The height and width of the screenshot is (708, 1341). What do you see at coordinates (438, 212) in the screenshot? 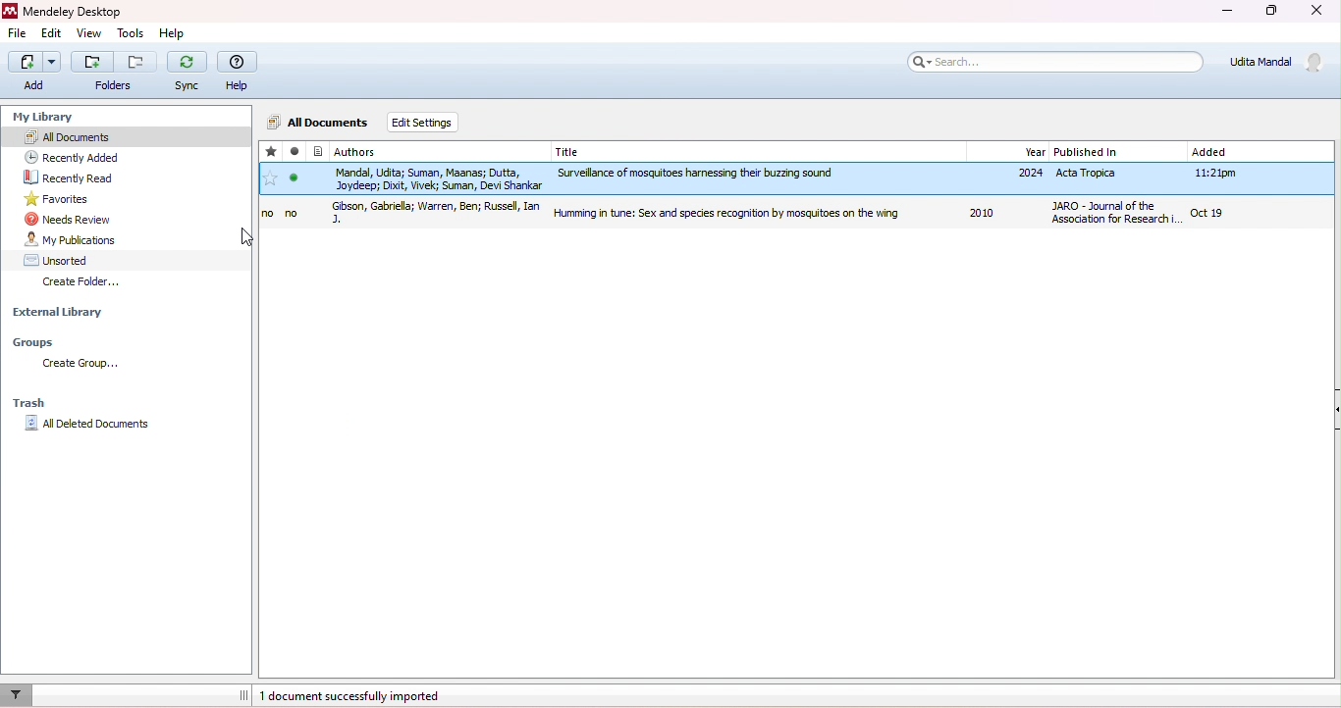
I see `Gibson, Gabriella Warren, Ben Russell, Ian J.` at bounding box center [438, 212].